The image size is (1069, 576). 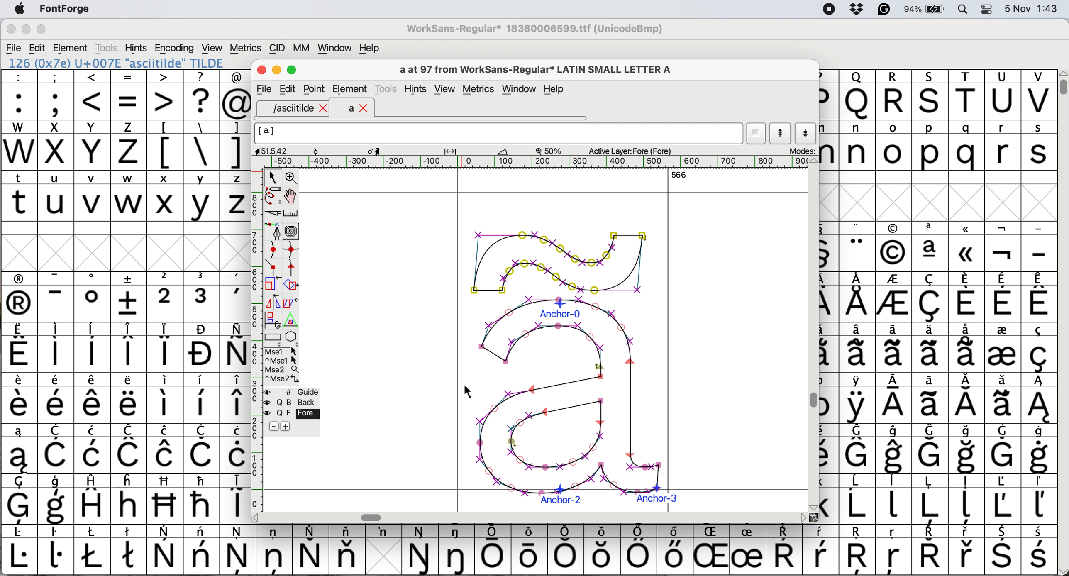 I want to click on encoding, so click(x=175, y=48).